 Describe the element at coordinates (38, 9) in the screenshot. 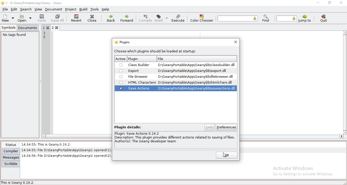

I see `view` at that location.